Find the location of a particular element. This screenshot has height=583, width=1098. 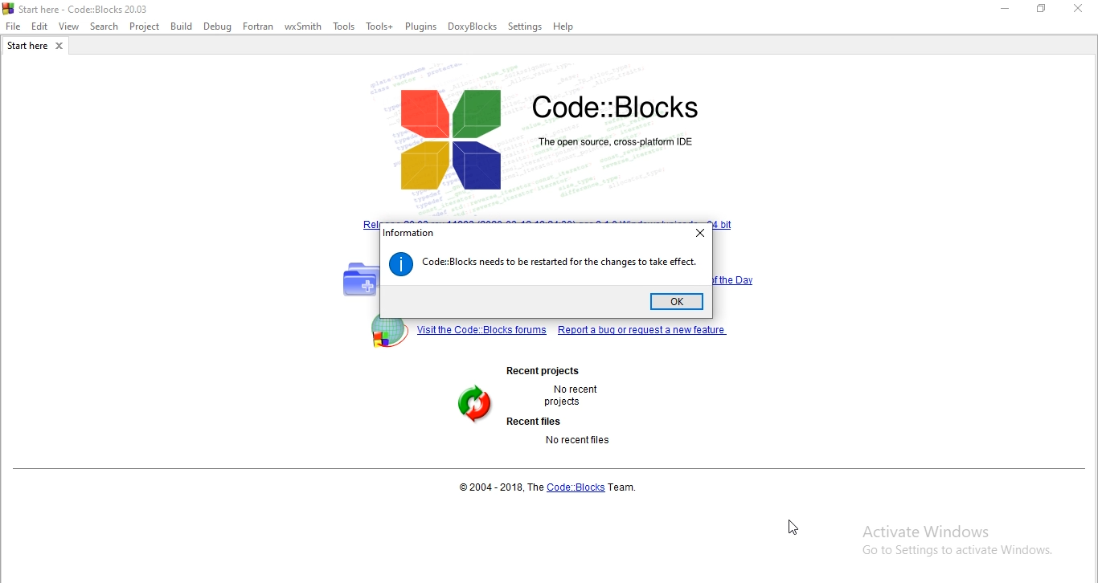

start here - Code :: Blocks 20.03 is located at coordinates (83, 9).